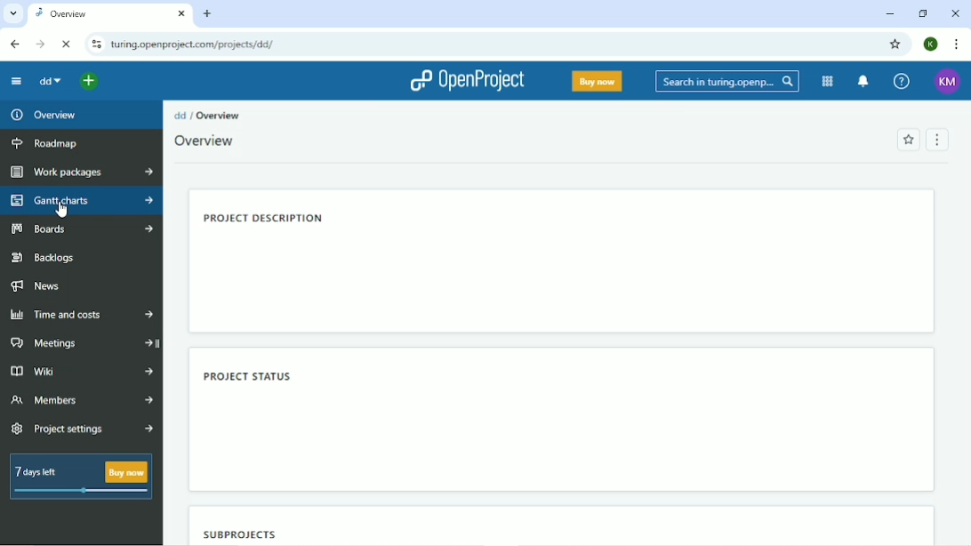 Image resolution: width=971 pixels, height=546 pixels. Describe the element at coordinates (52, 143) in the screenshot. I see `Roadmap` at that location.